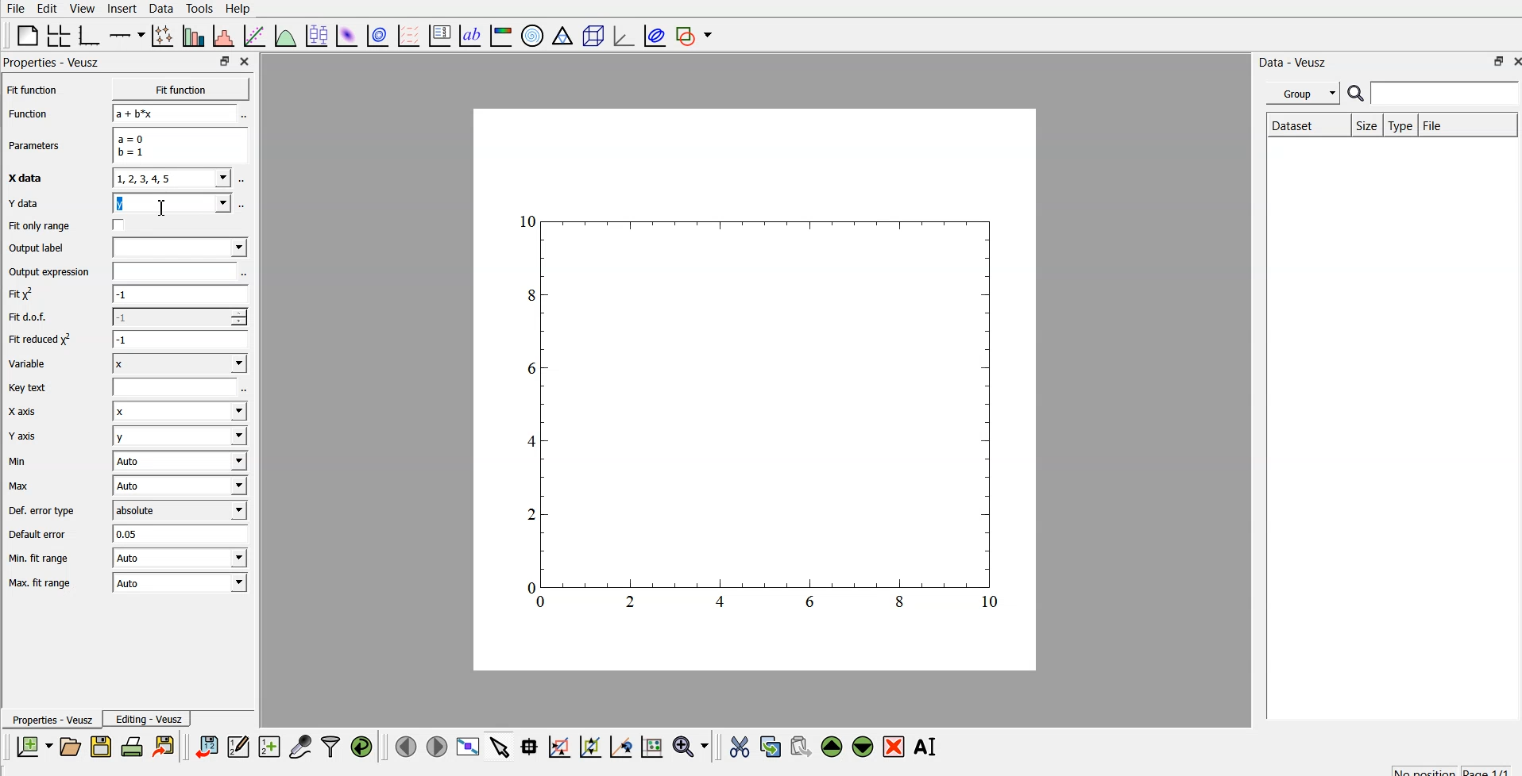 The width and height of the screenshot is (1522, 776). Describe the element at coordinates (39, 486) in the screenshot. I see `Max` at that location.